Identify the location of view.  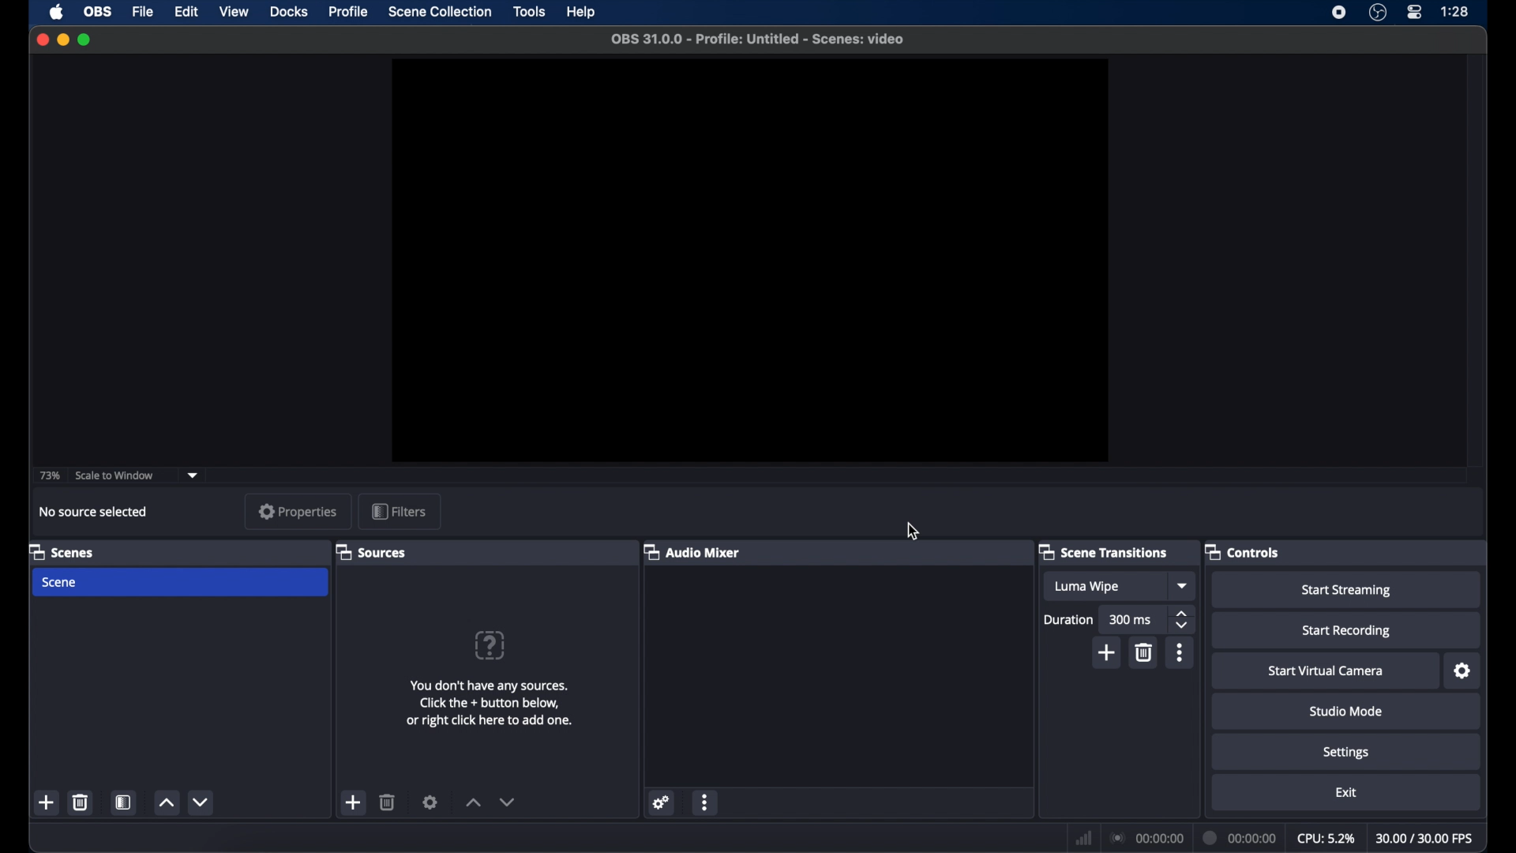
(234, 13).